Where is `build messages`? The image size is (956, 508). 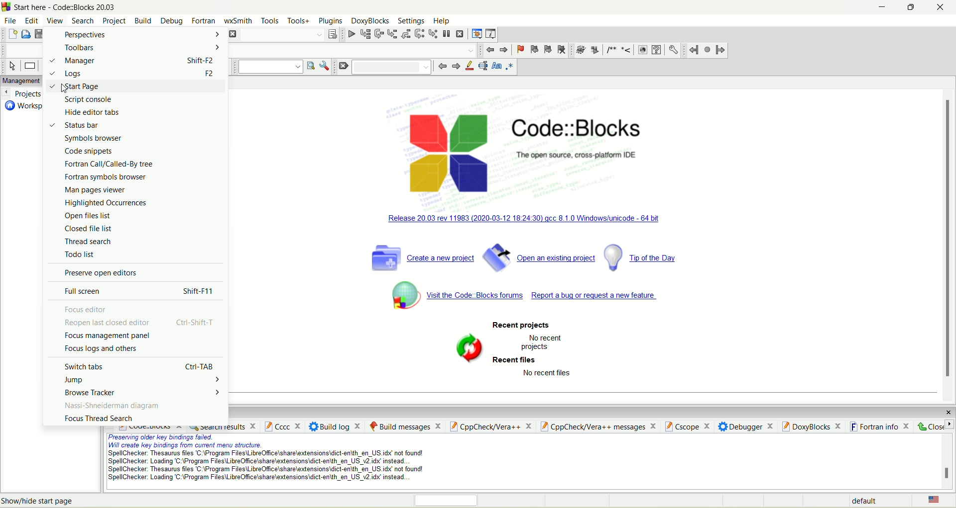 build messages is located at coordinates (404, 425).